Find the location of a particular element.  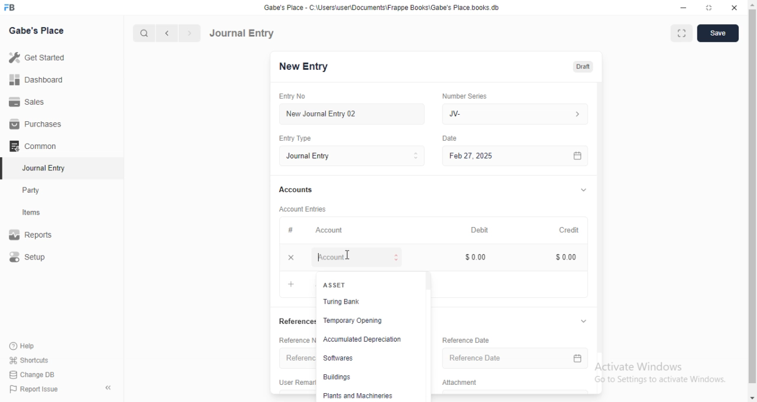

Asset is located at coordinates (337, 285).